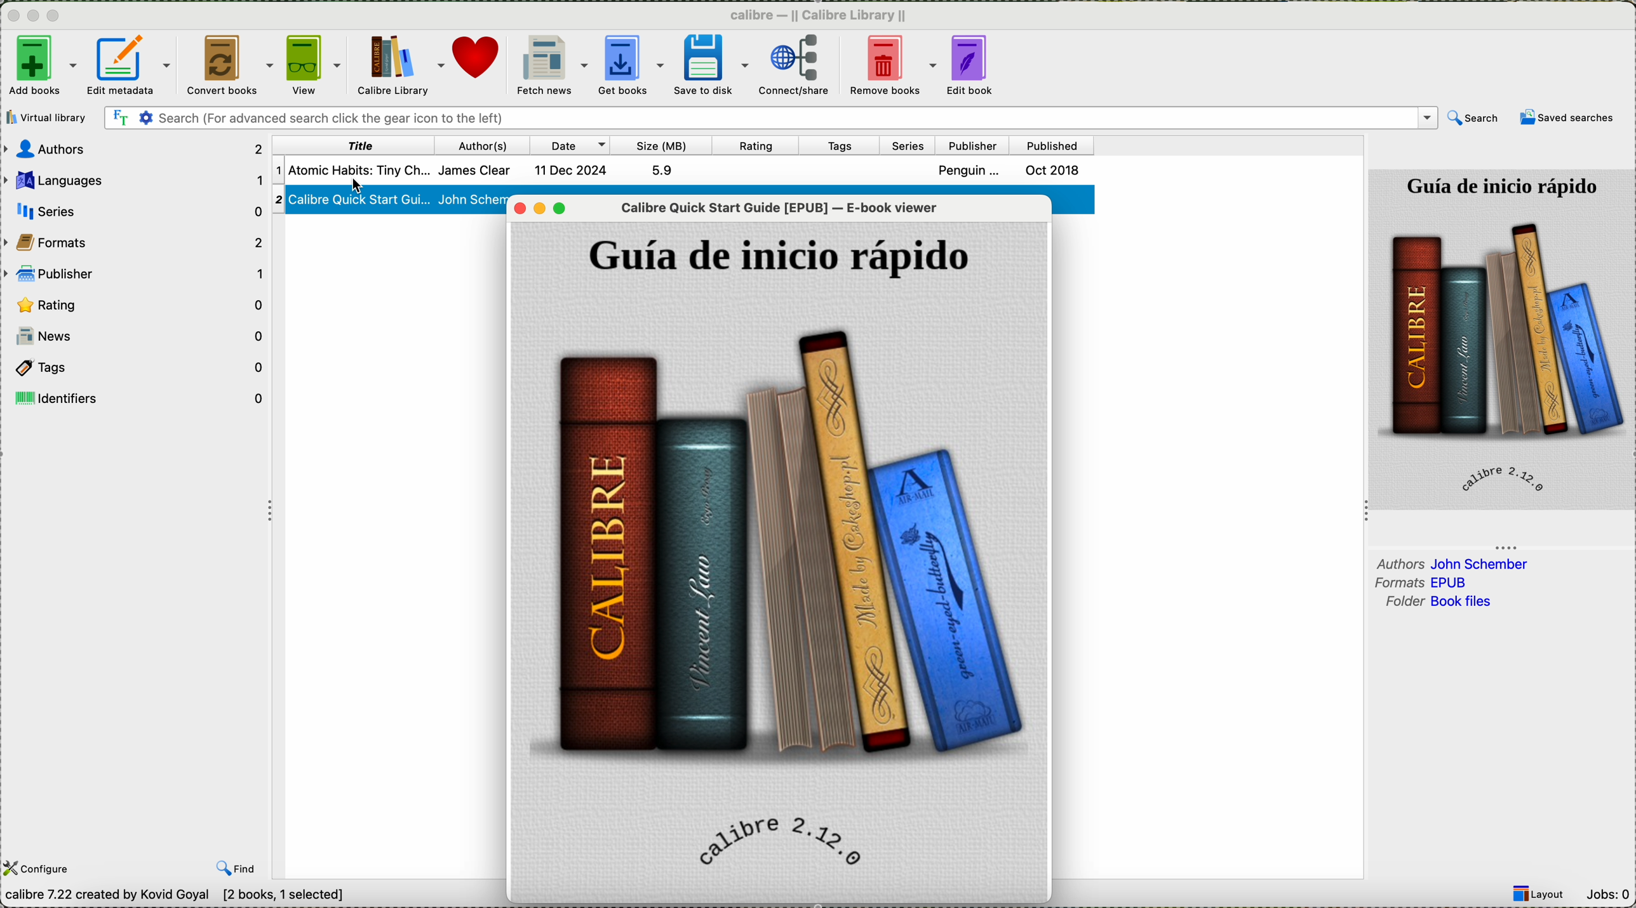 This screenshot has height=908, width=1636. What do you see at coordinates (315, 66) in the screenshot?
I see `click on view` at bounding box center [315, 66].